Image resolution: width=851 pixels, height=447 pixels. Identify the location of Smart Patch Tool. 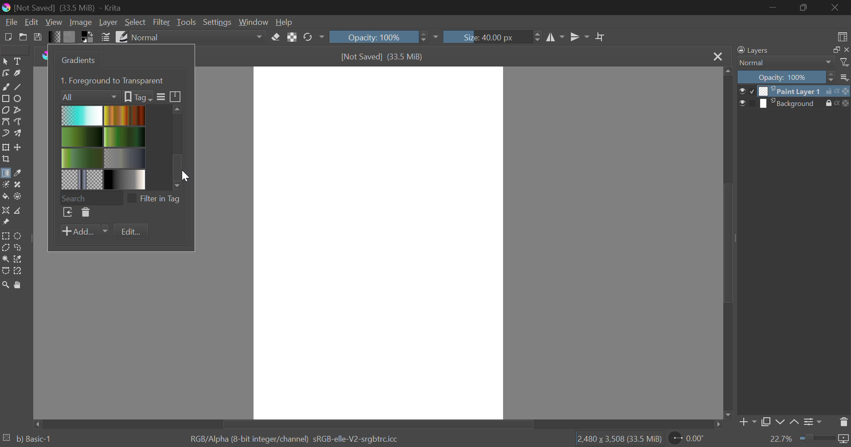
(18, 185).